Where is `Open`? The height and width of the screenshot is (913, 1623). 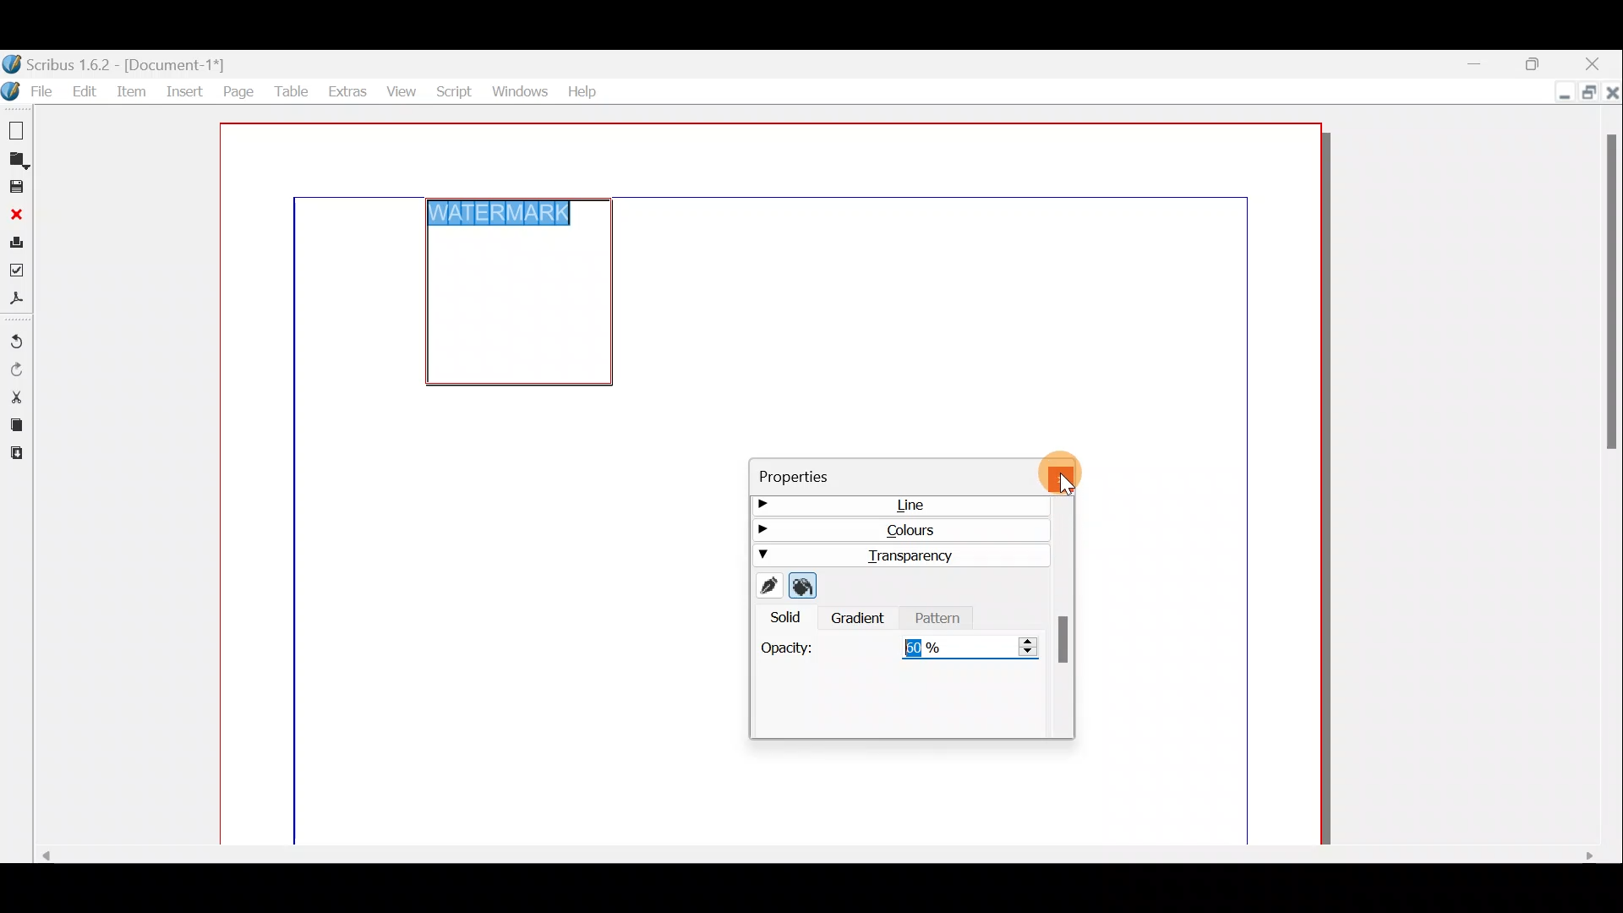
Open is located at coordinates (15, 161).